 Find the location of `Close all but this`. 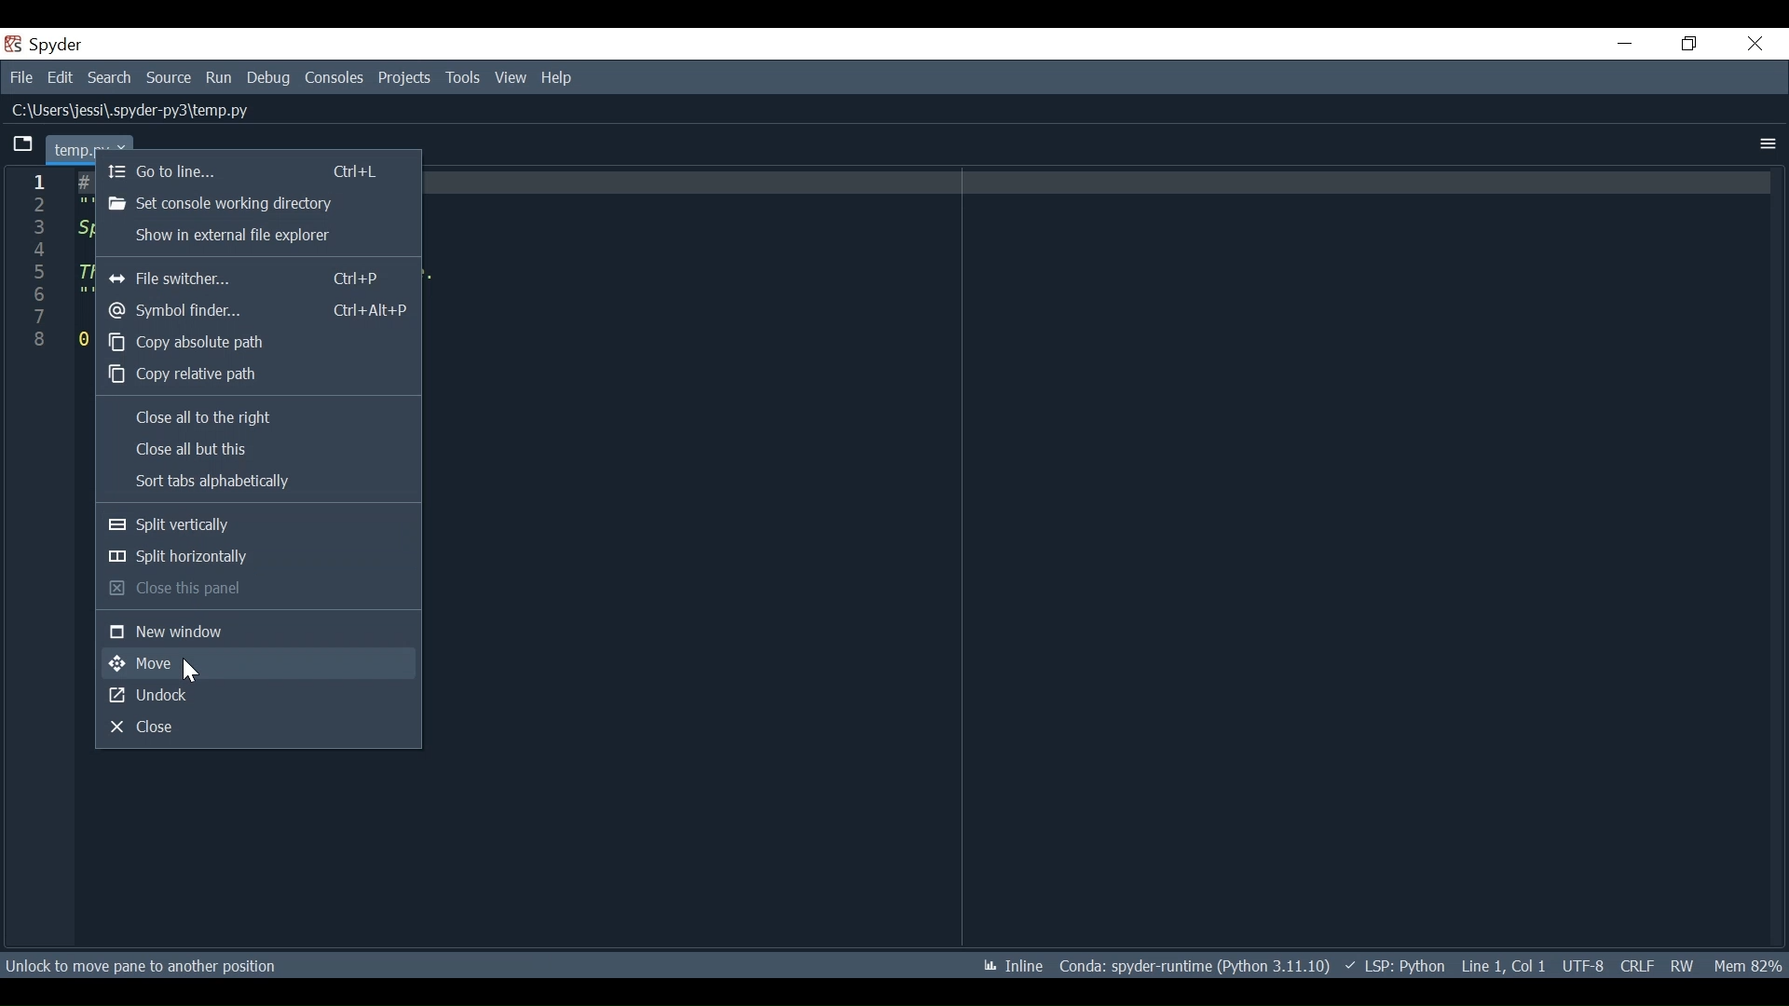

Close all but this is located at coordinates (259, 448).